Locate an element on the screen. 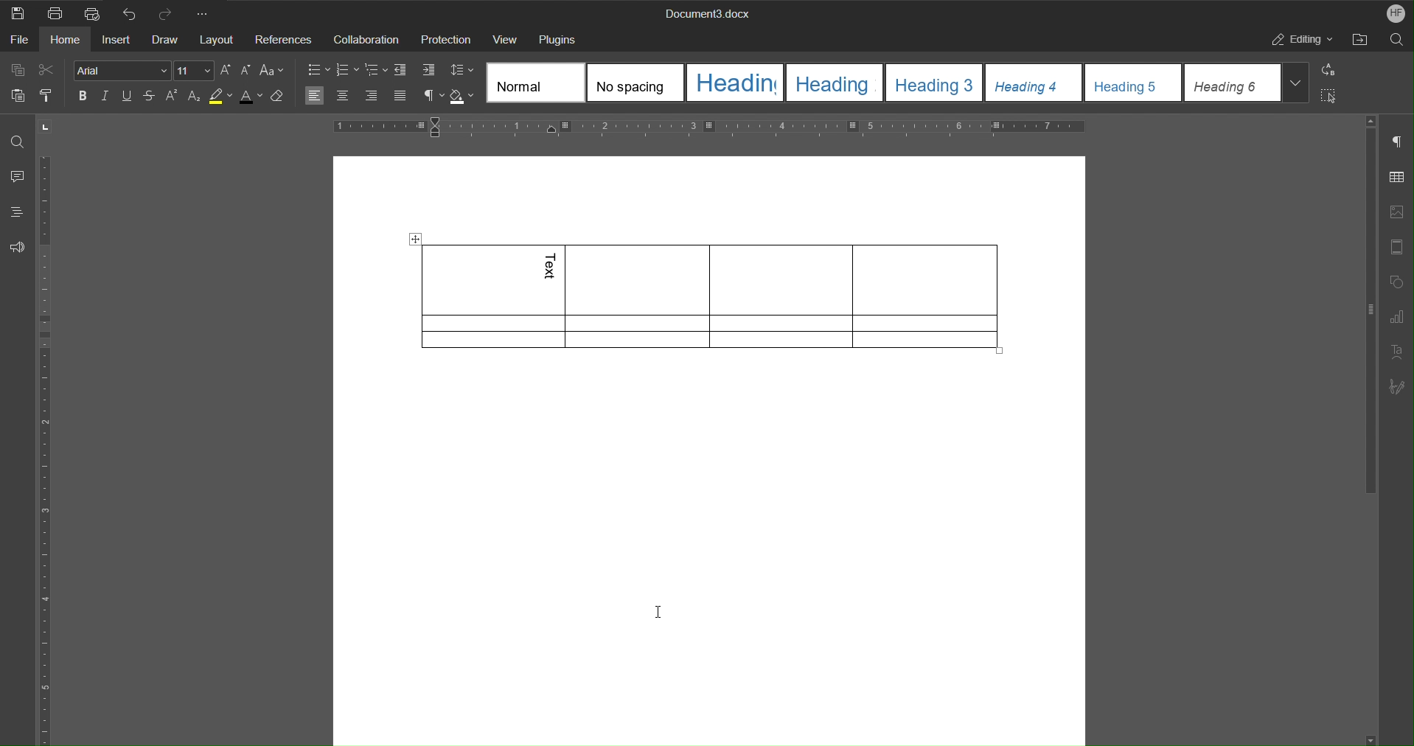  More is located at coordinates (209, 12).